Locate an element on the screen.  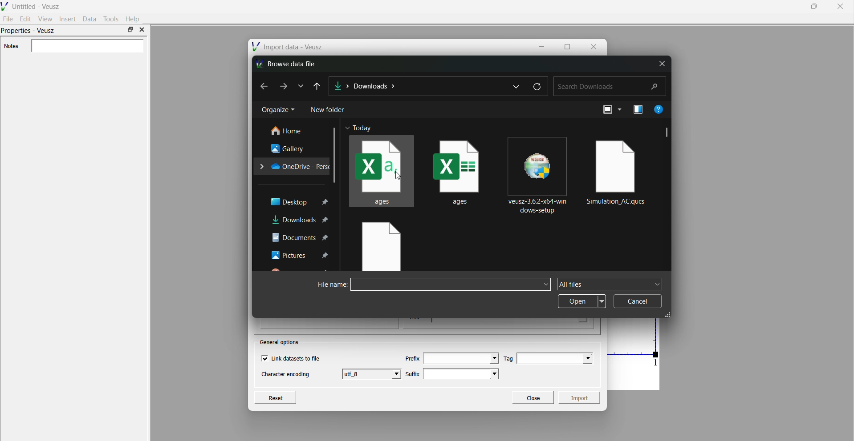
Downloads is located at coordinates (374, 86).